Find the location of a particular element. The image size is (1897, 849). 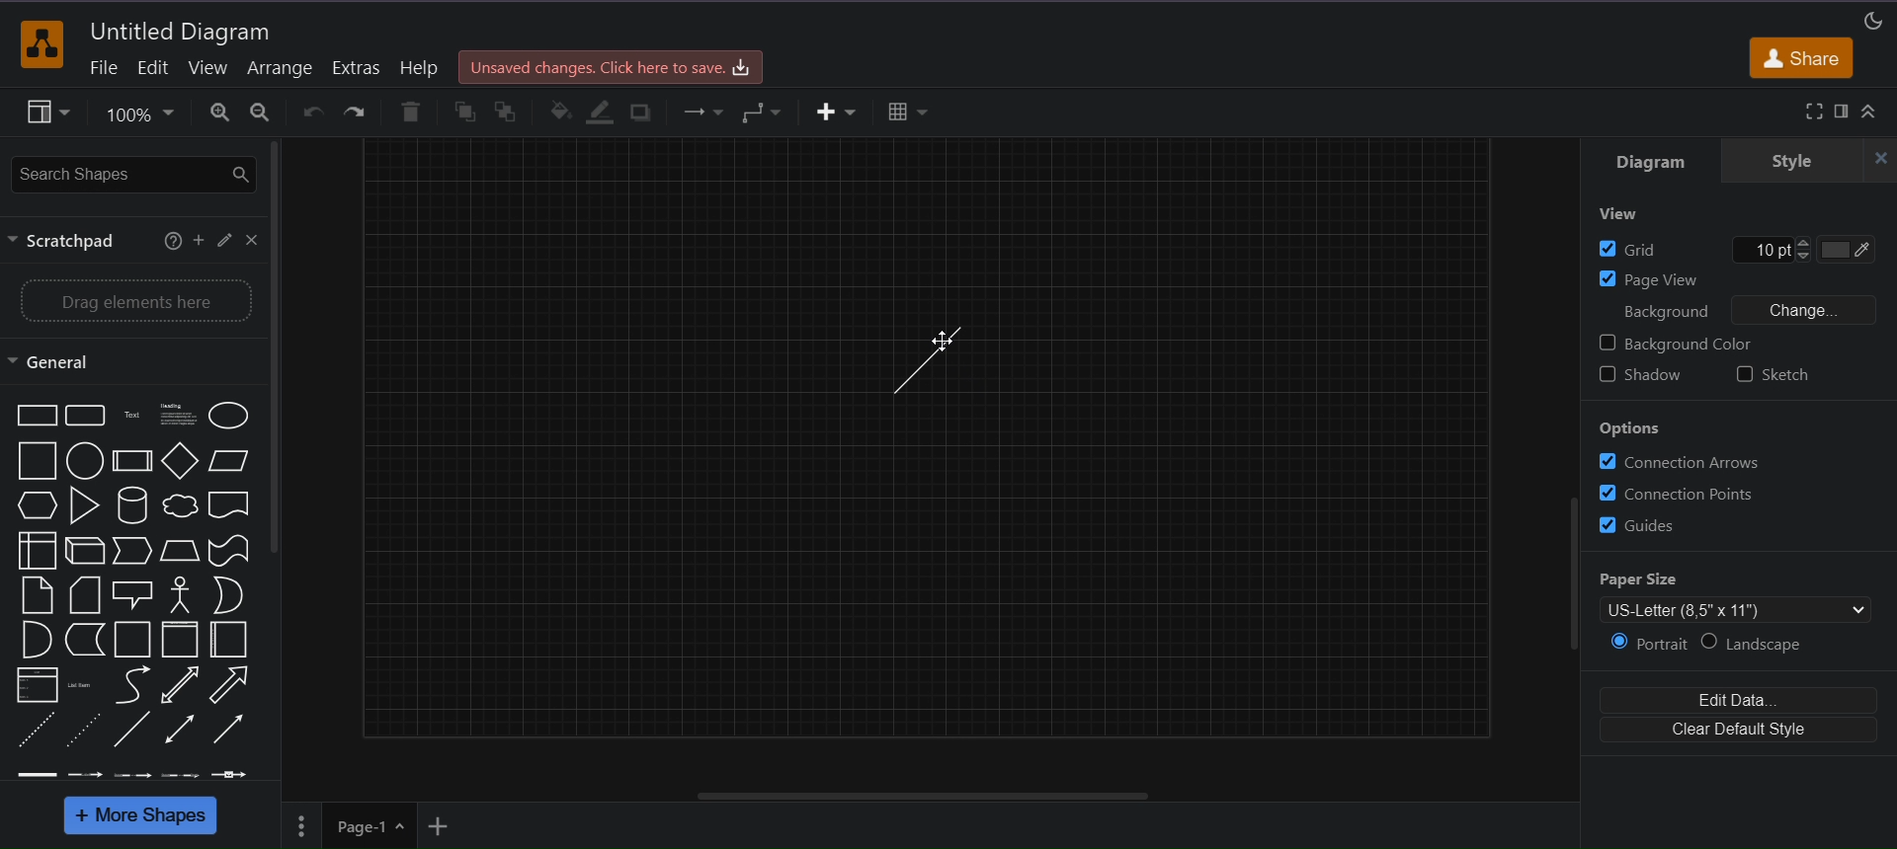

page is located at coordinates (299, 826).